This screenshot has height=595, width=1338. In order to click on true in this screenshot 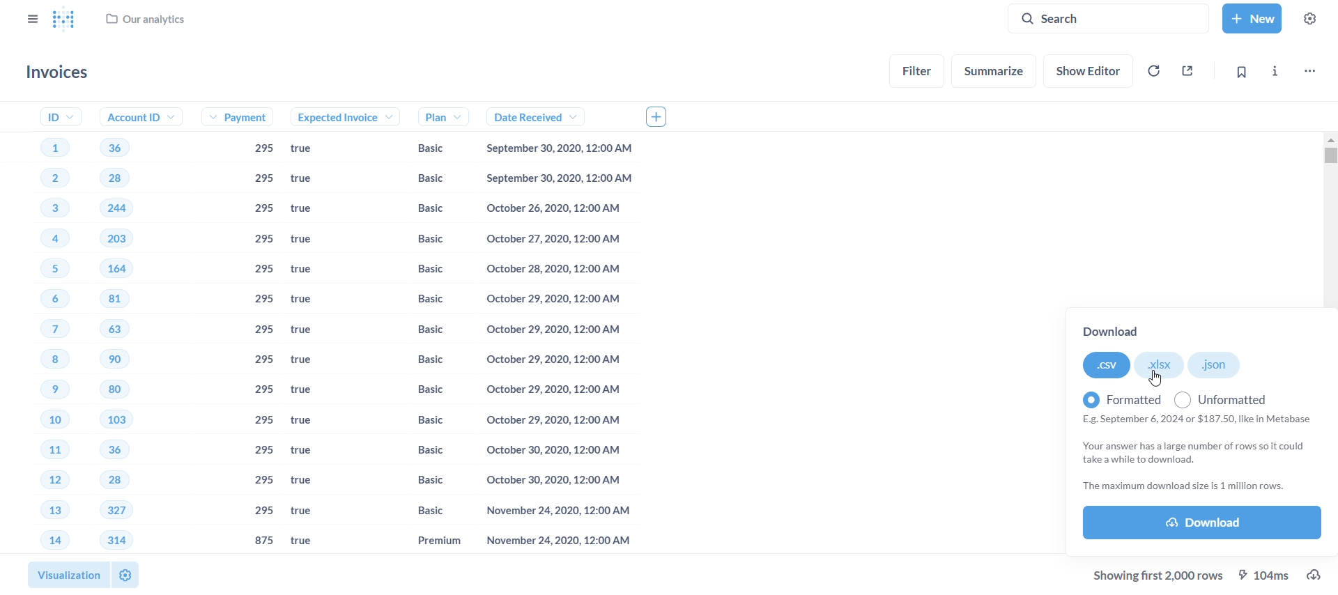, I will do `click(307, 424)`.